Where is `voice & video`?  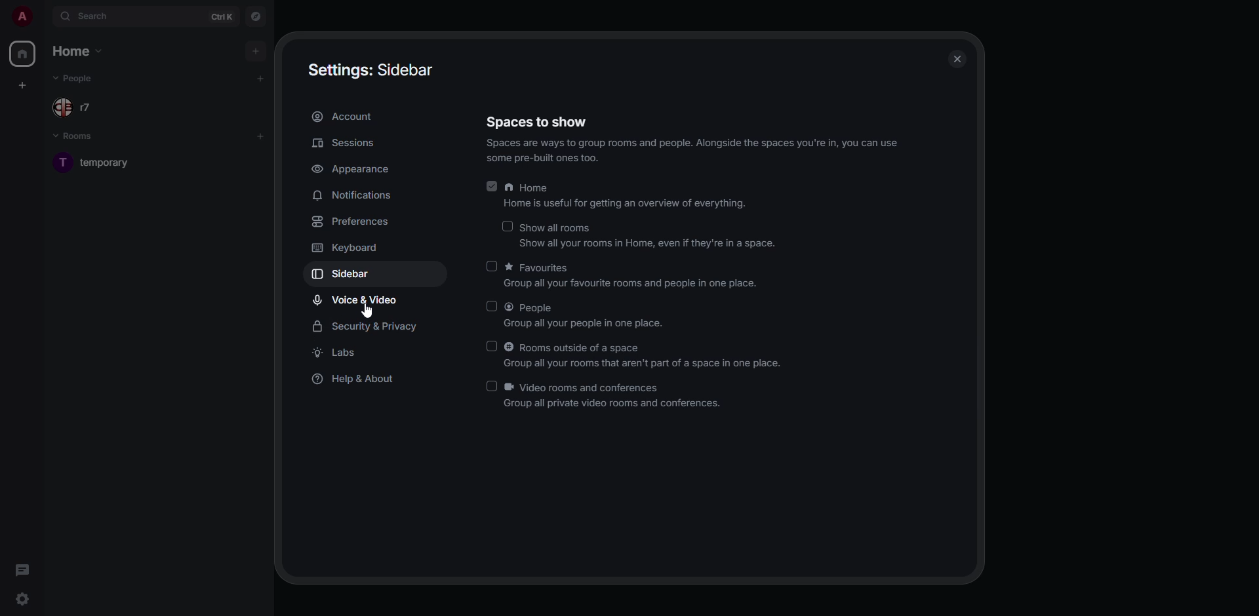
voice & video is located at coordinates (357, 299).